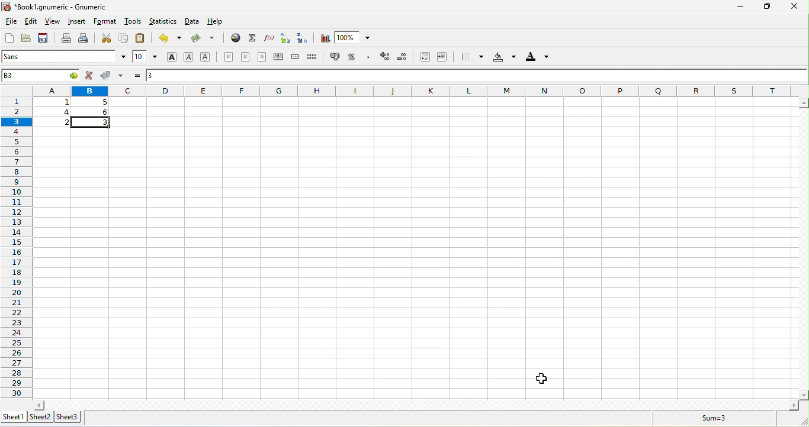  I want to click on undo, so click(169, 40).